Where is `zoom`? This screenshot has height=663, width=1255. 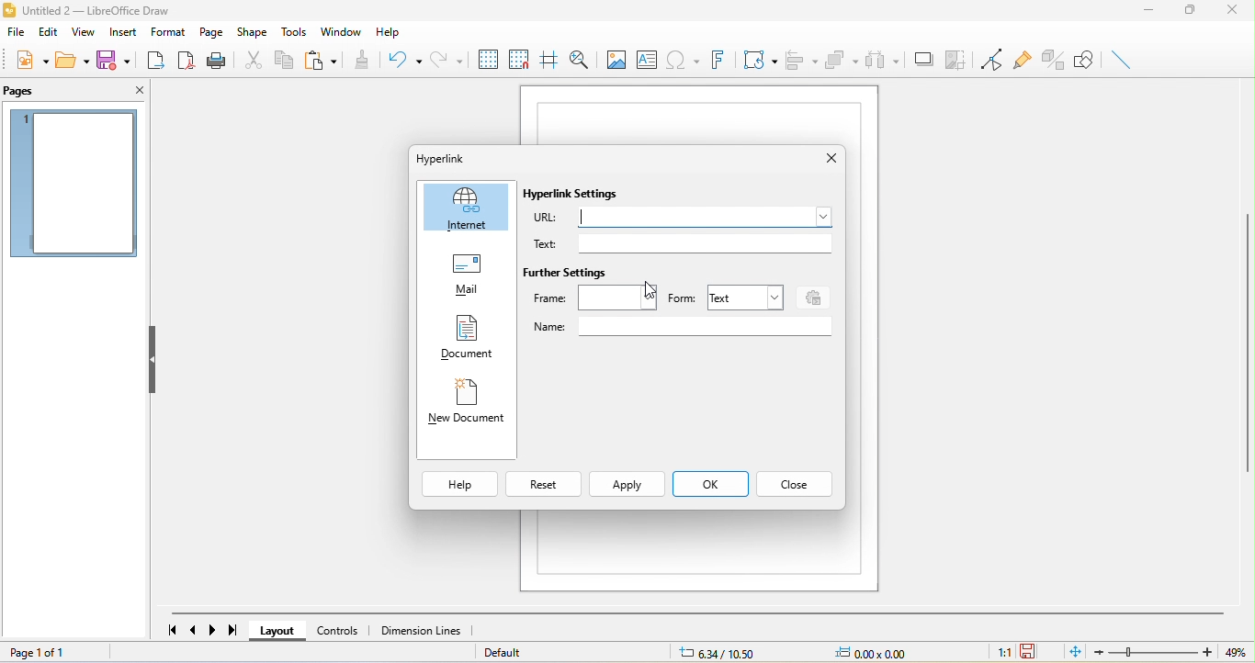
zoom is located at coordinates (1156, 652).